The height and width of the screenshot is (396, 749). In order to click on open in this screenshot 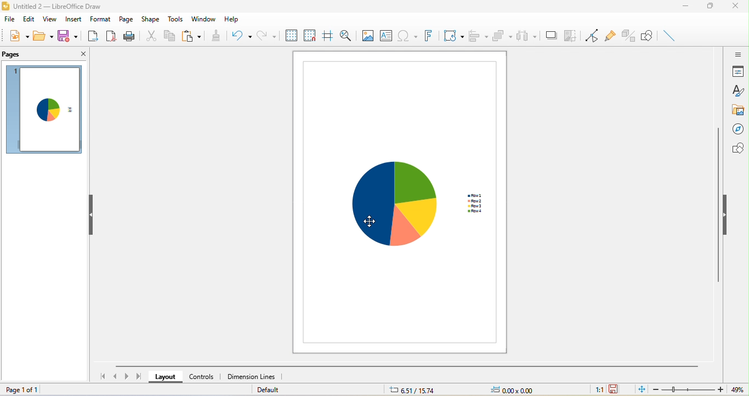, I will do `click(43, 36)`.